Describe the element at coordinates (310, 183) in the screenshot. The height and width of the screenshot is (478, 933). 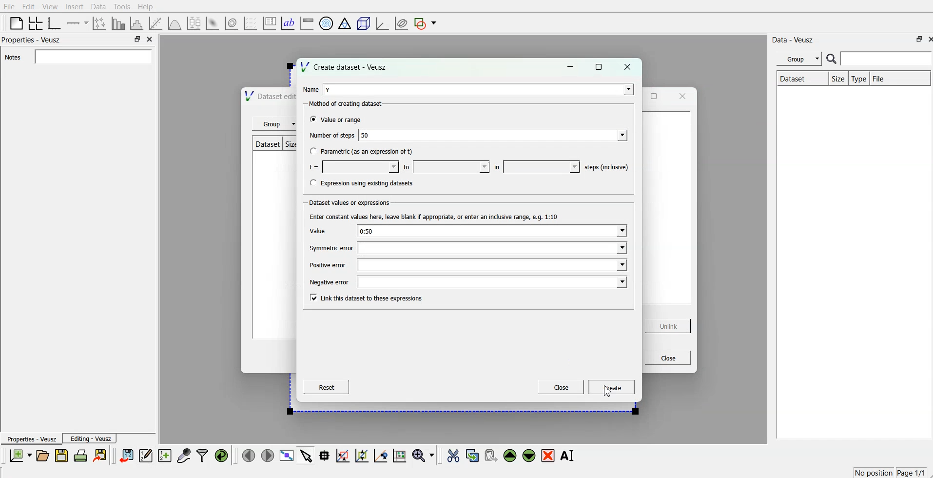
I see `checkbox` at that location.